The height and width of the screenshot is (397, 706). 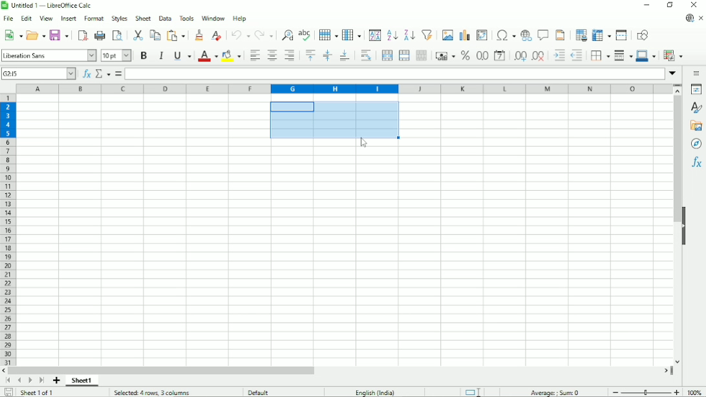 I want to click on Scroll to next sheet, so click(x=28, y=380).